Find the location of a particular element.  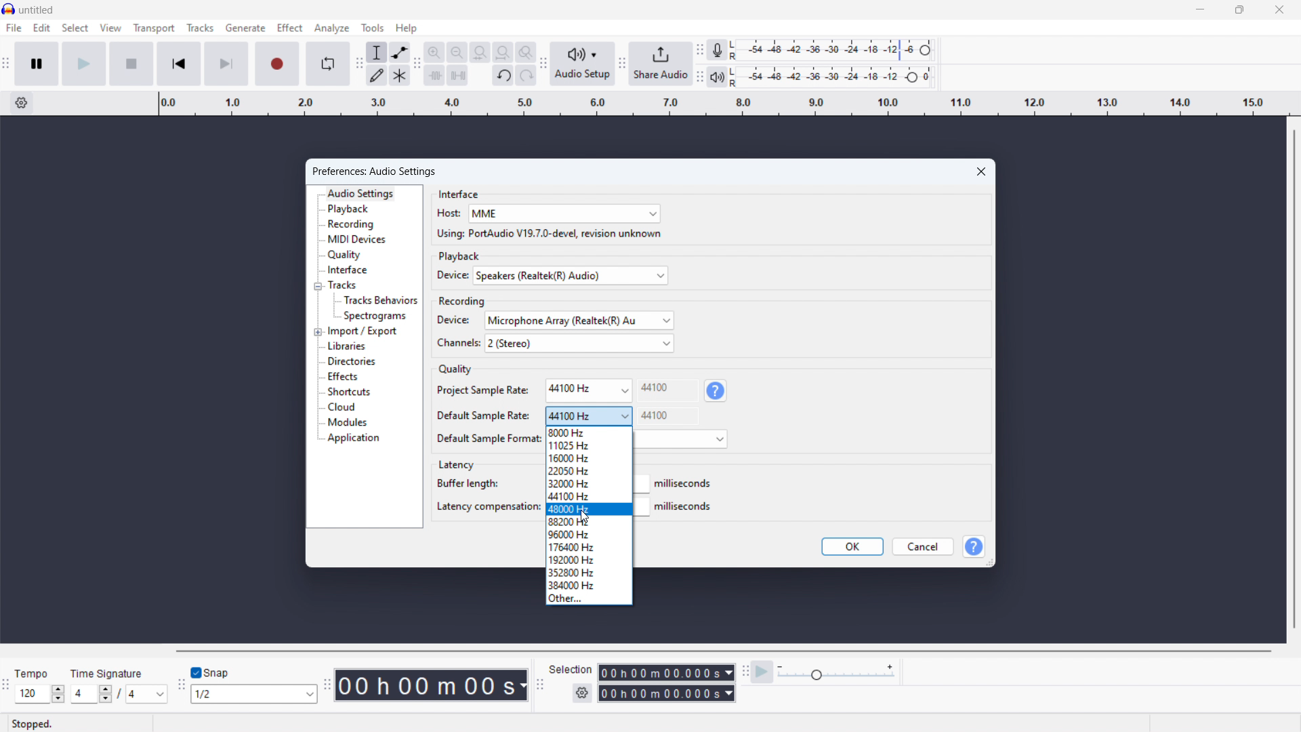

tracks is located at coordinates (344, 285).